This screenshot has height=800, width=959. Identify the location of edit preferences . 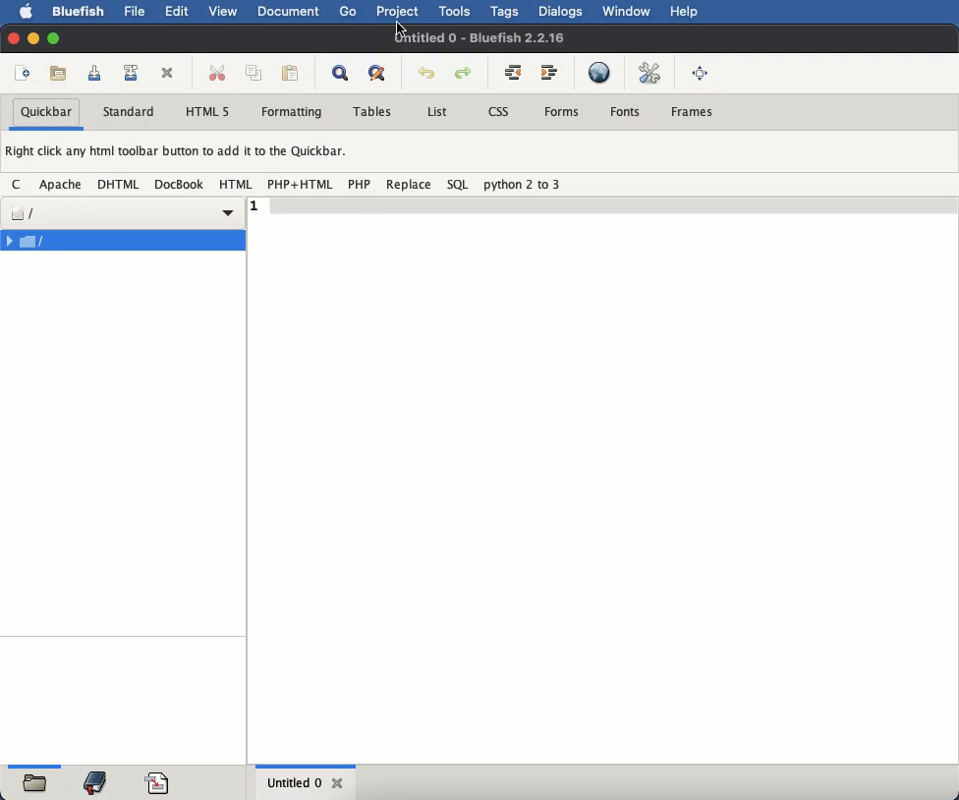
(650, 72).